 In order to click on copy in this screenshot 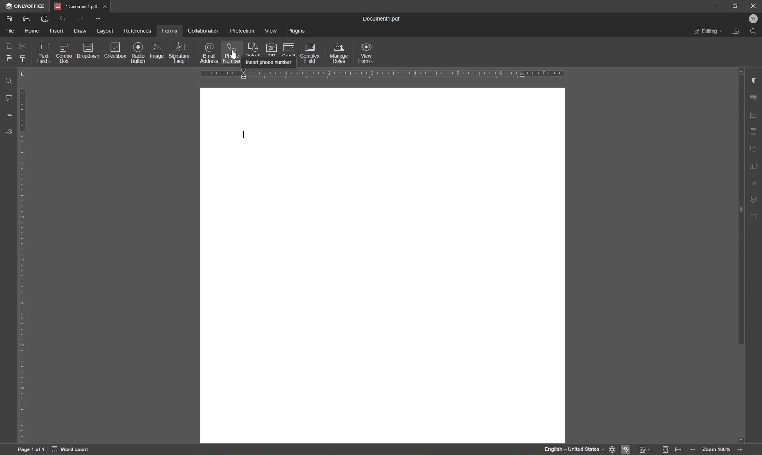, I will do `click(6, 45)`.